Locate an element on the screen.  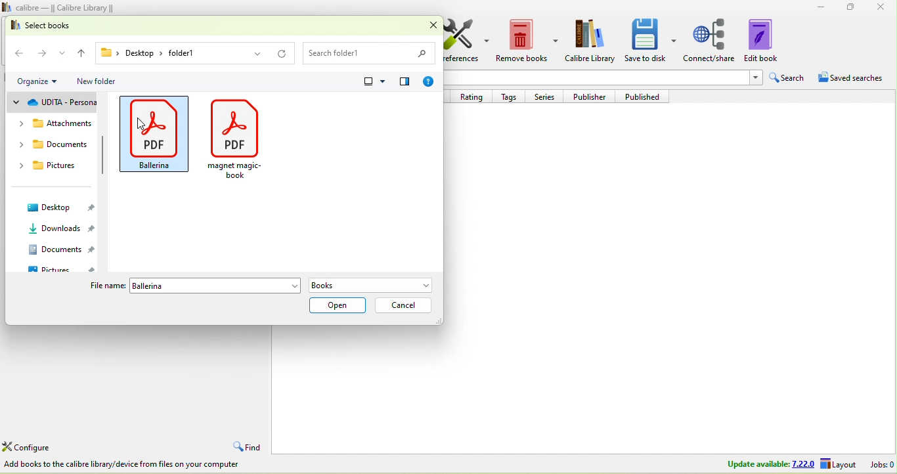
attachments is located at coordinates (56, 122).